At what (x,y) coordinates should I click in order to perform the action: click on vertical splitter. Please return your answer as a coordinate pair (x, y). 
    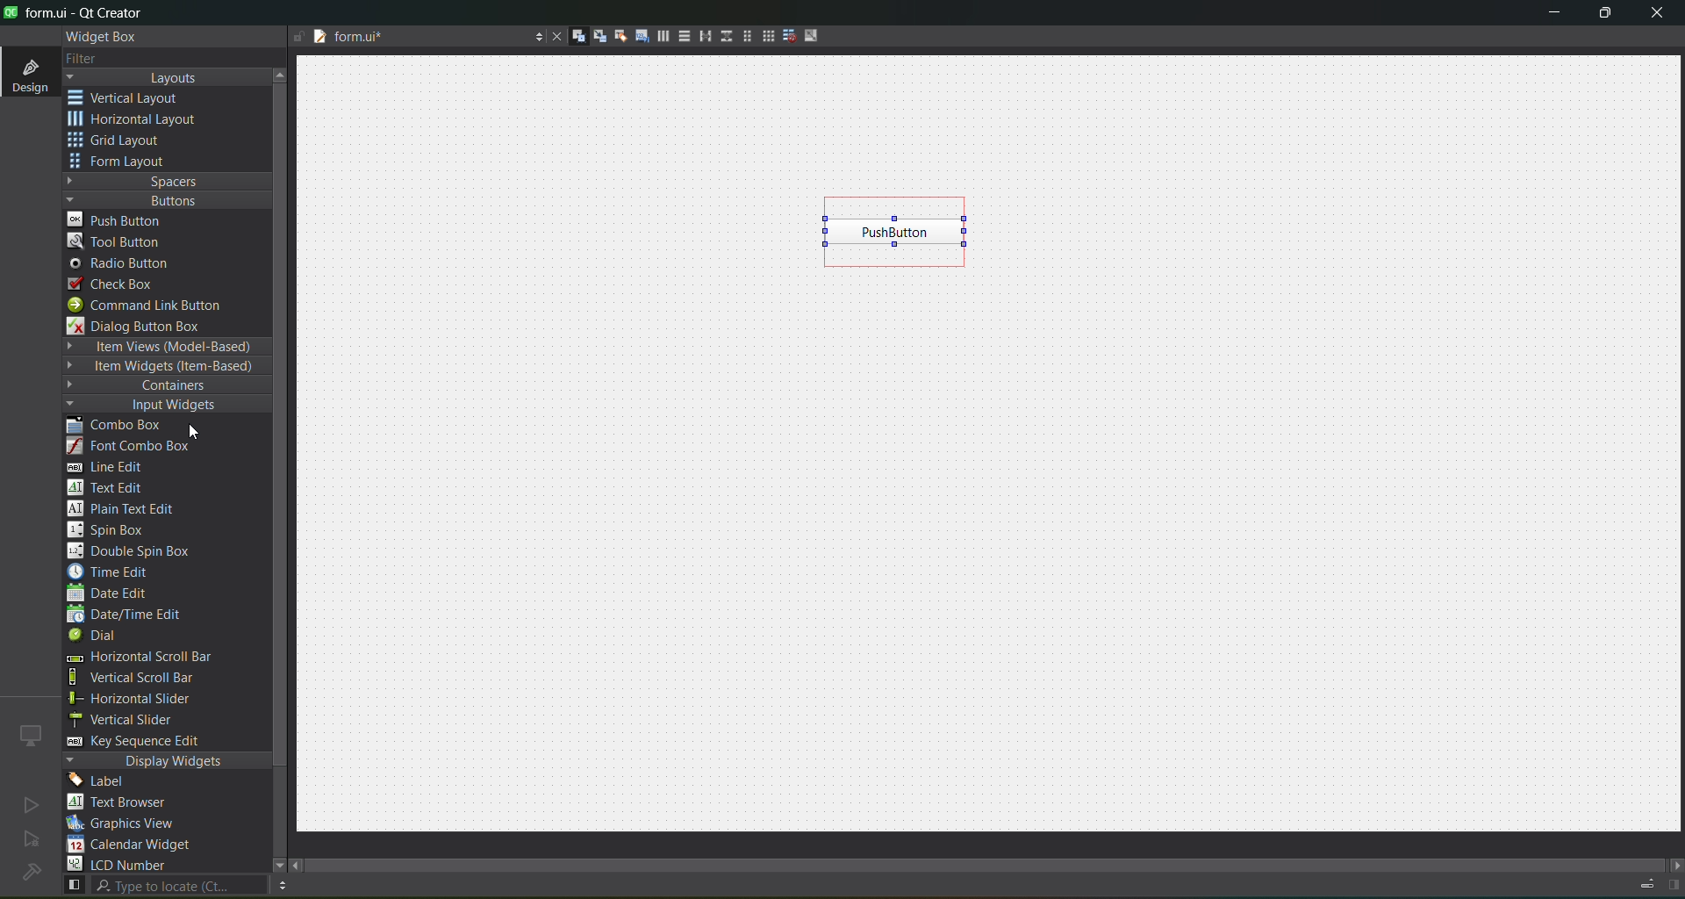
    Looking at the image, I should click on (724, 40).